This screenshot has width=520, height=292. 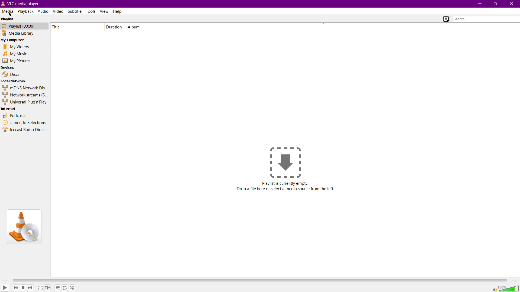 I want to click on Maximize, so click(x=495, y=4).